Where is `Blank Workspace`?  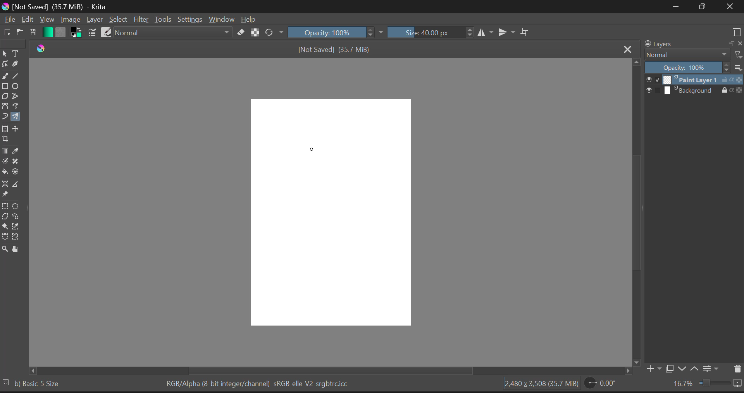
Blank Workspace is located at coordinates (331, 213).